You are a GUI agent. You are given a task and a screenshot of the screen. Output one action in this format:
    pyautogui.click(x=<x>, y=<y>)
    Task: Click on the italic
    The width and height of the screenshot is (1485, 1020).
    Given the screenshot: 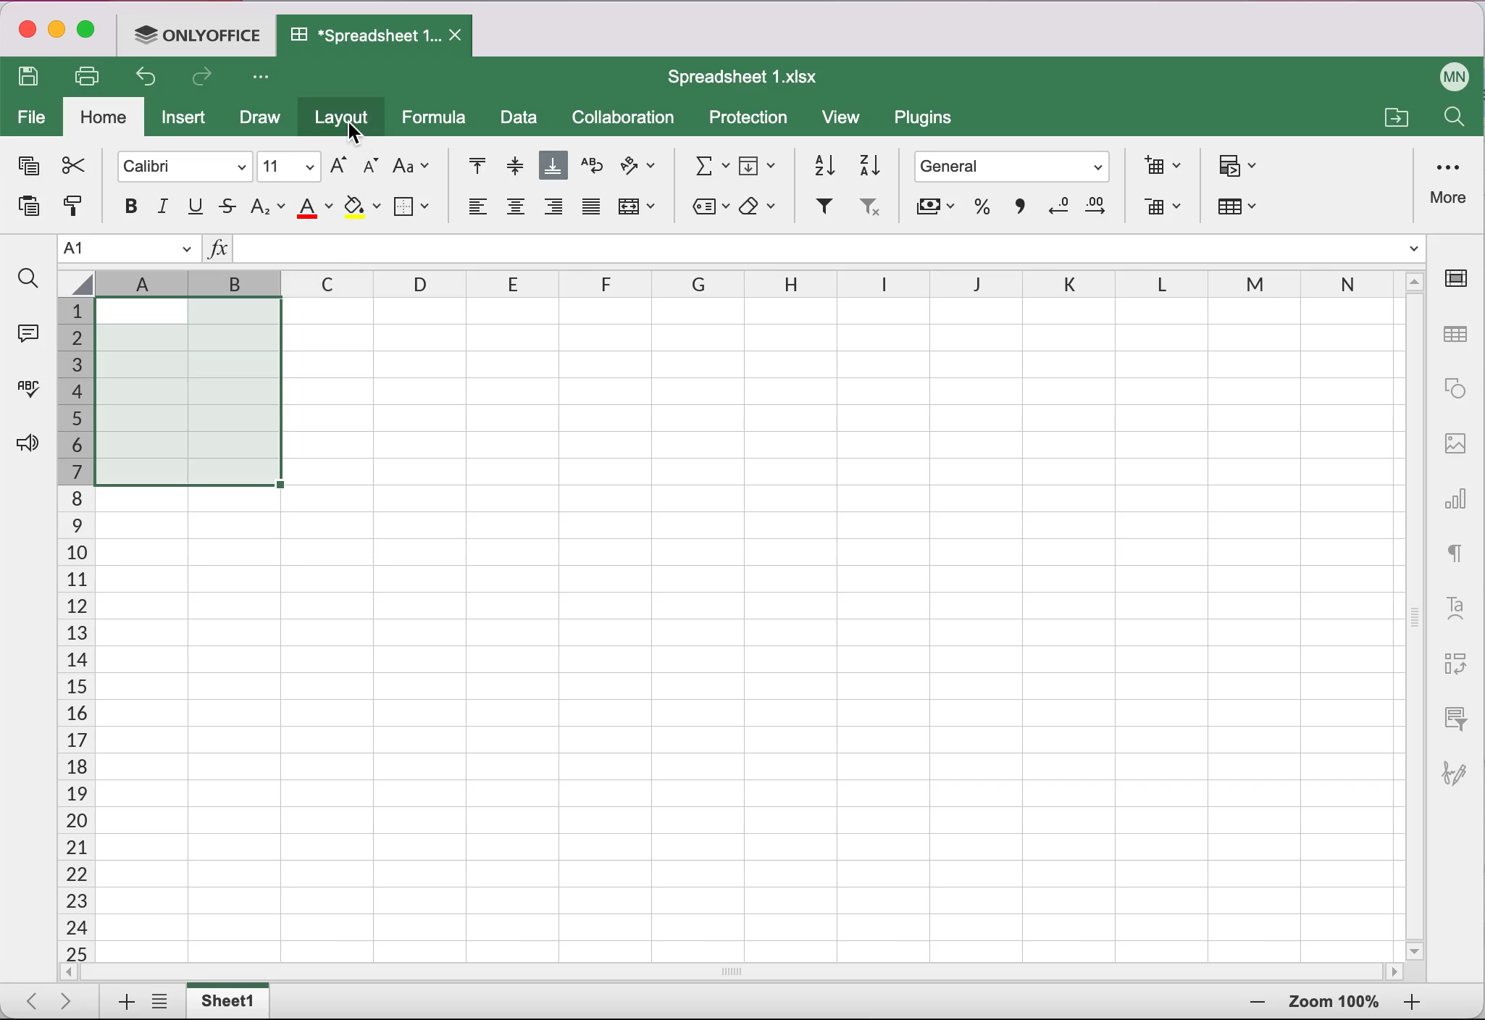 What is the action you would take?
    pyautogui.click(x=164, y=206)
    